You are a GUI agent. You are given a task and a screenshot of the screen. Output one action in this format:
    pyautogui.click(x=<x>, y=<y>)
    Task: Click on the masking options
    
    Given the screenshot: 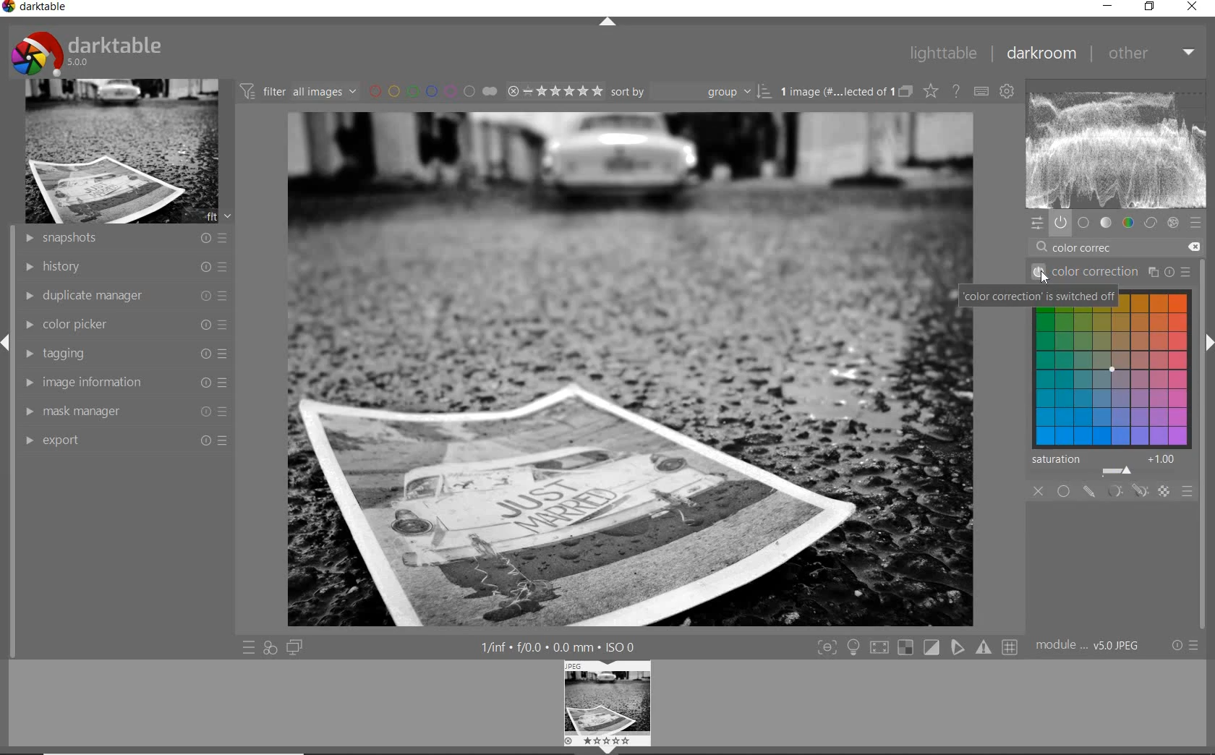 What is the action you would take?
    pyautogui.click(x=1125, y=491)
    